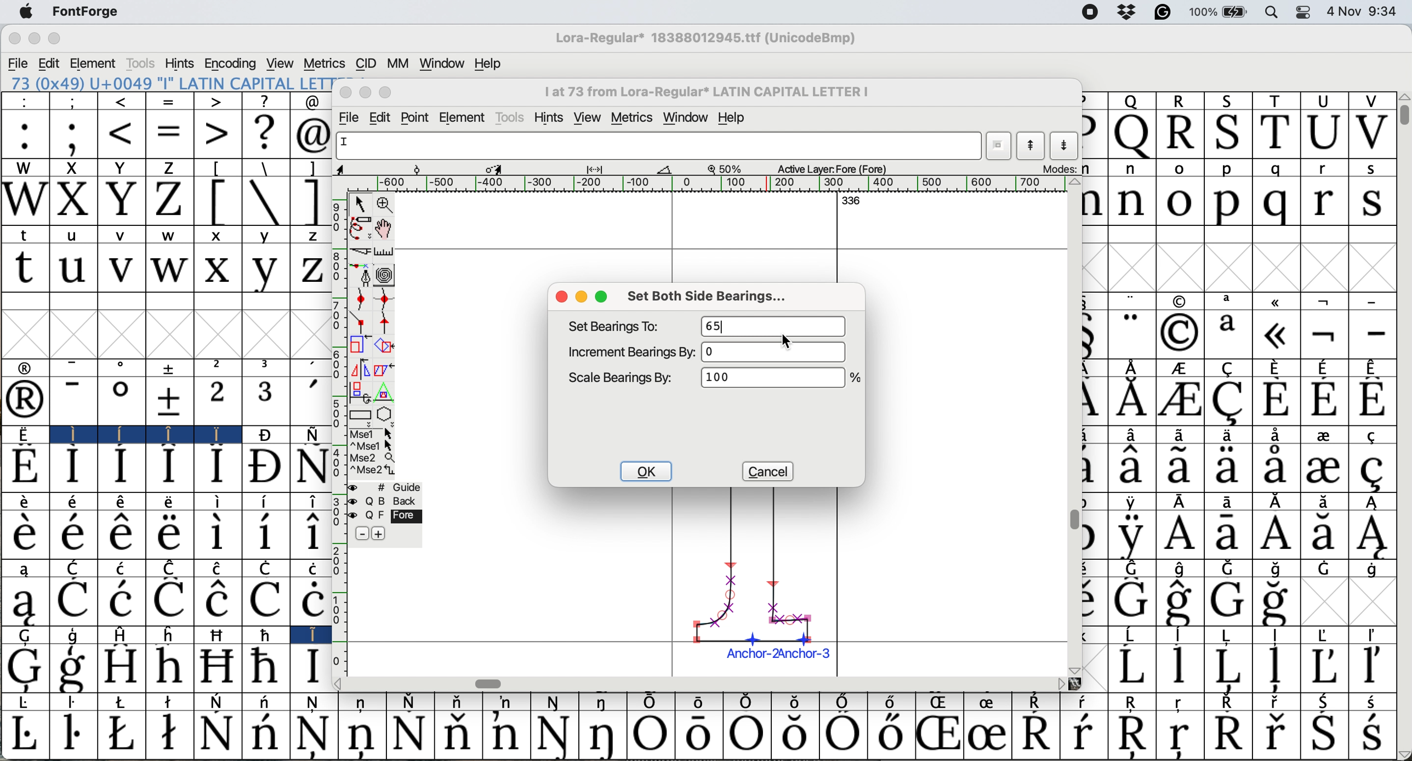 Image resolution: width=1412 pixels, height=761 pixels. I want to click on Symbol, so click(1134, 735).